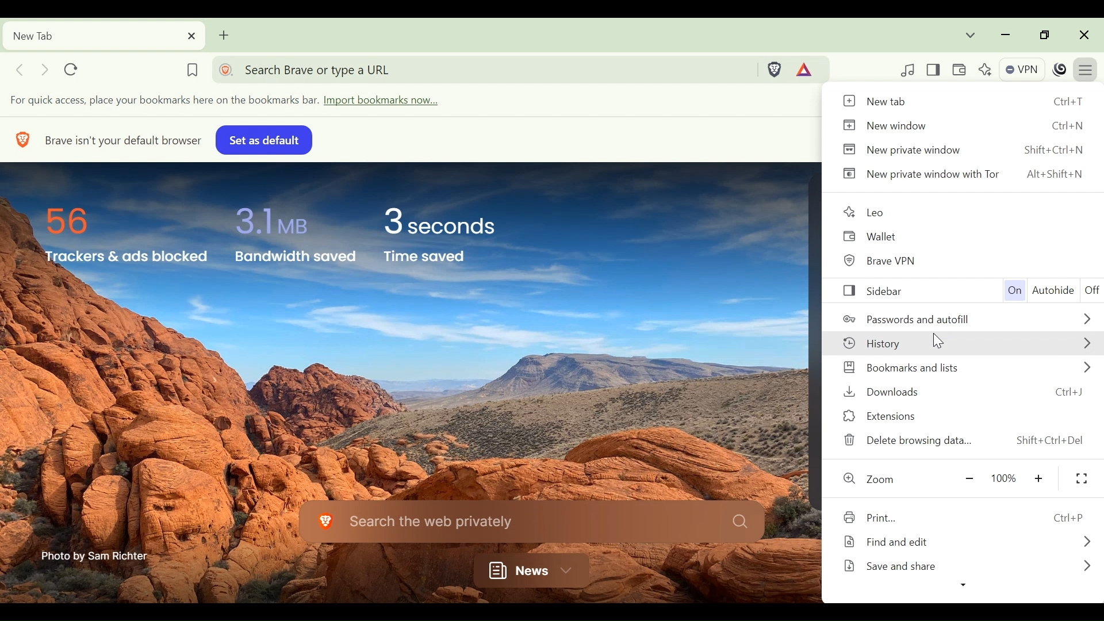 Image resolution: width=1104 pixels, height=621 pixels. I want to click on New private window with Tor Alt+Shift+N, so click(965, 176).